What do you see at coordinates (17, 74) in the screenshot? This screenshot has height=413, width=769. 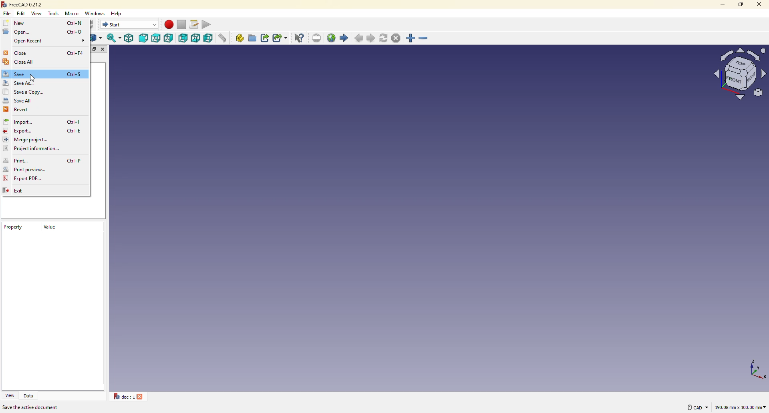 I see `save` at bounding box center [17, 74].